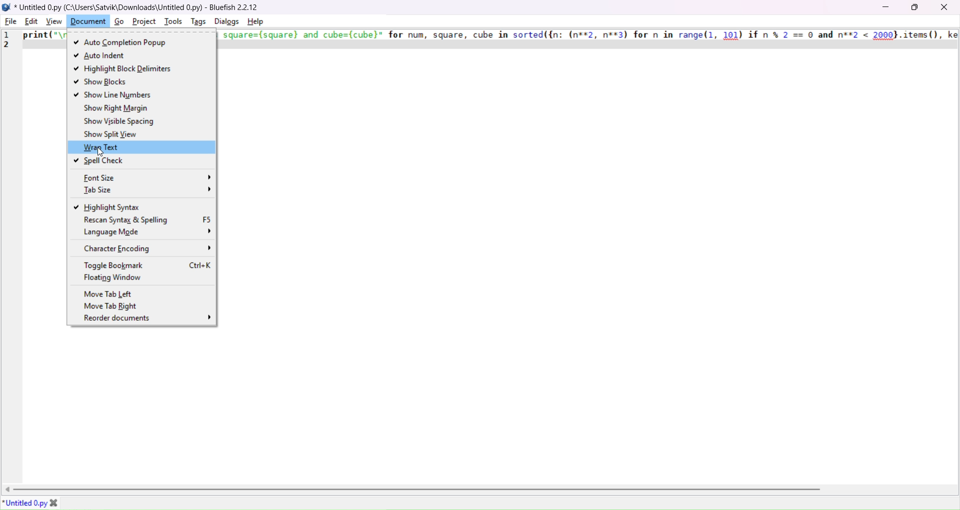 The height and width of the screenshot is (510, 960). What do you see at coordinates (110, 94) in the screenshot?
I see `show line numbers` at bounding box center [110, 94].